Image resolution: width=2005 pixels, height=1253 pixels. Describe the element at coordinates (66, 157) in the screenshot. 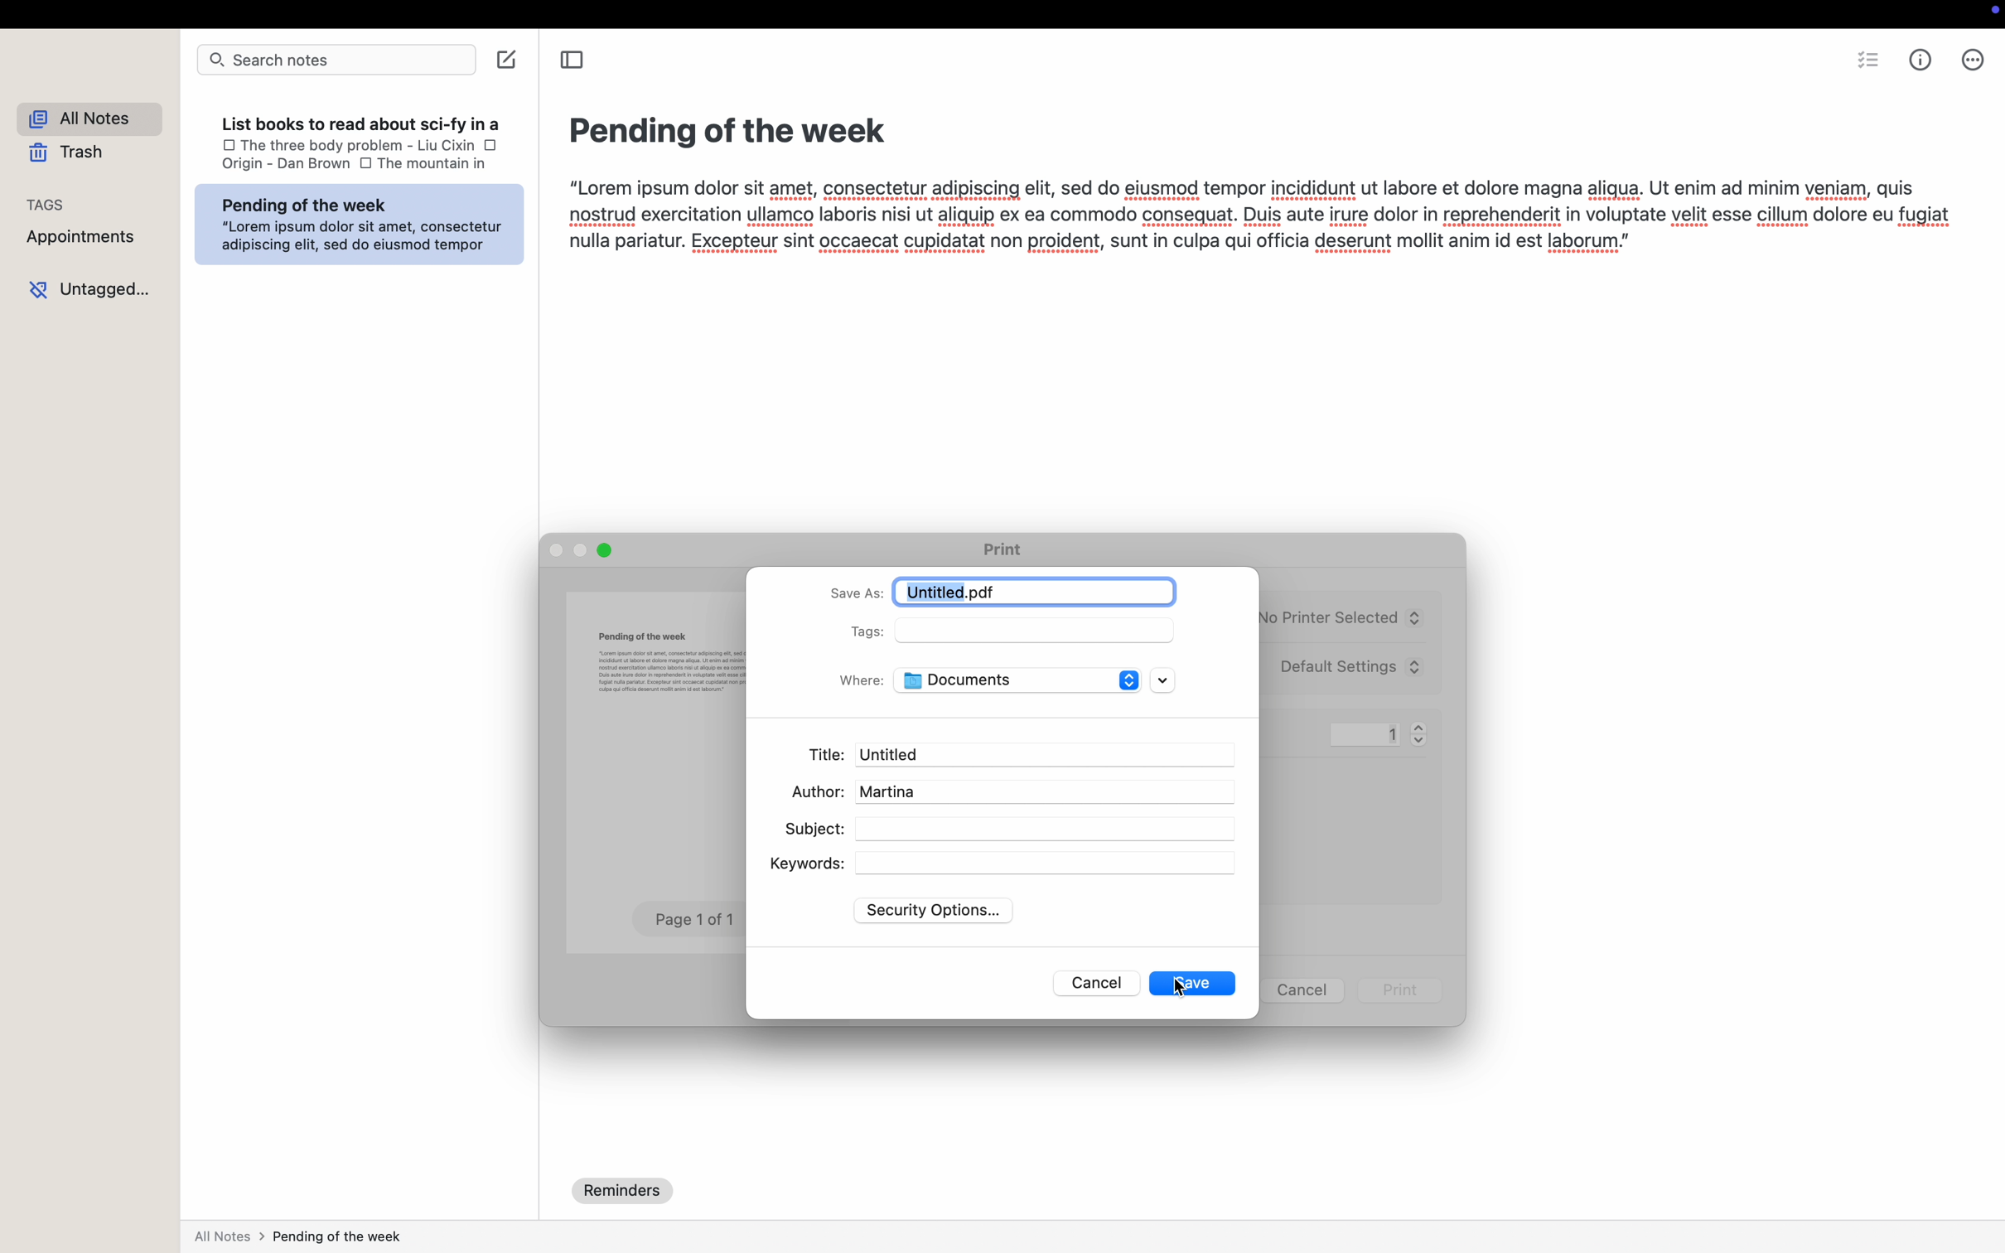

I see `trash` at that location.